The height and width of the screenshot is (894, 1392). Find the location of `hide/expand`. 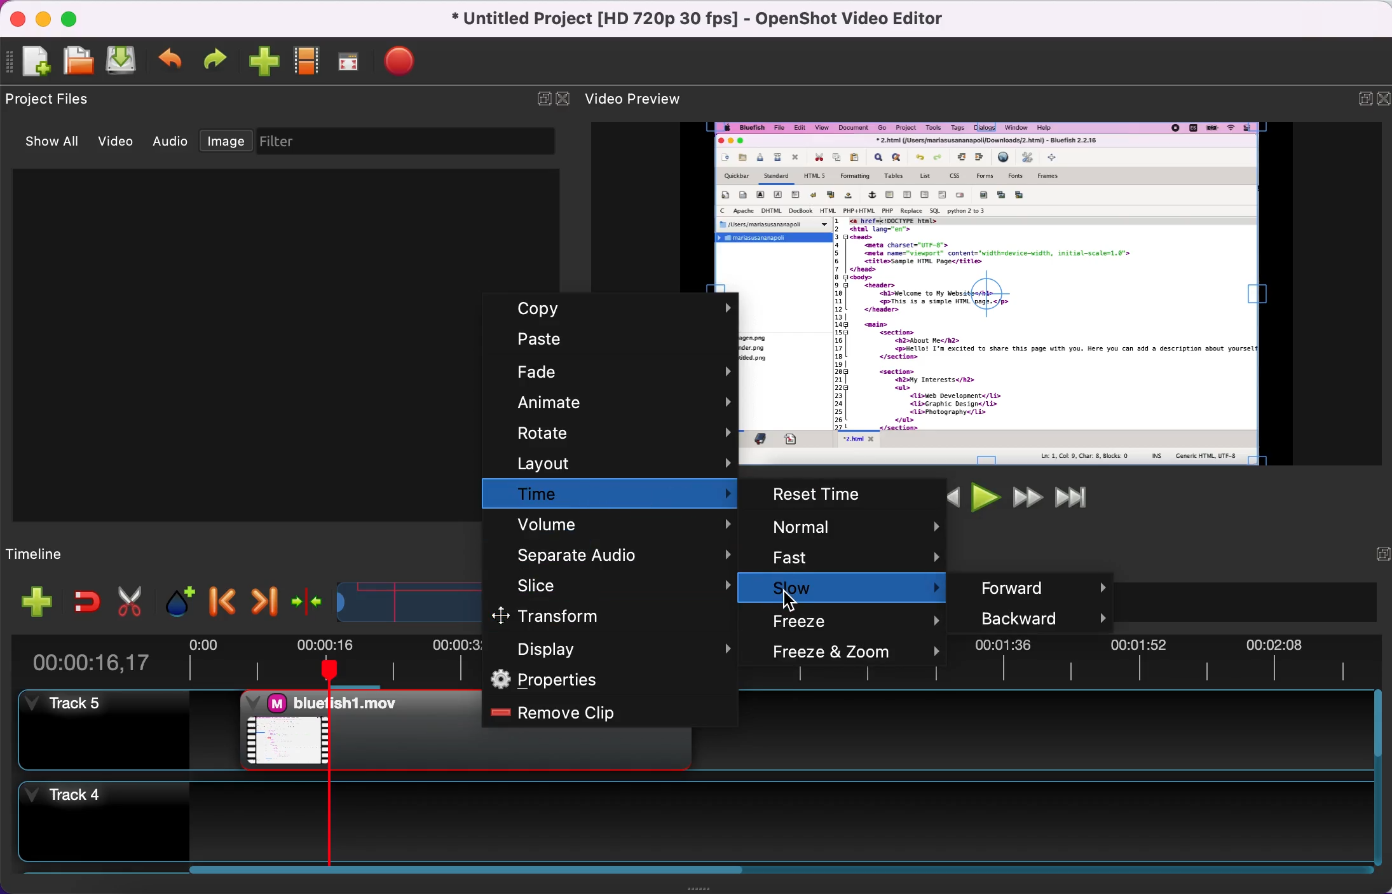

hide/expand is located at coordinates (1374, 555).